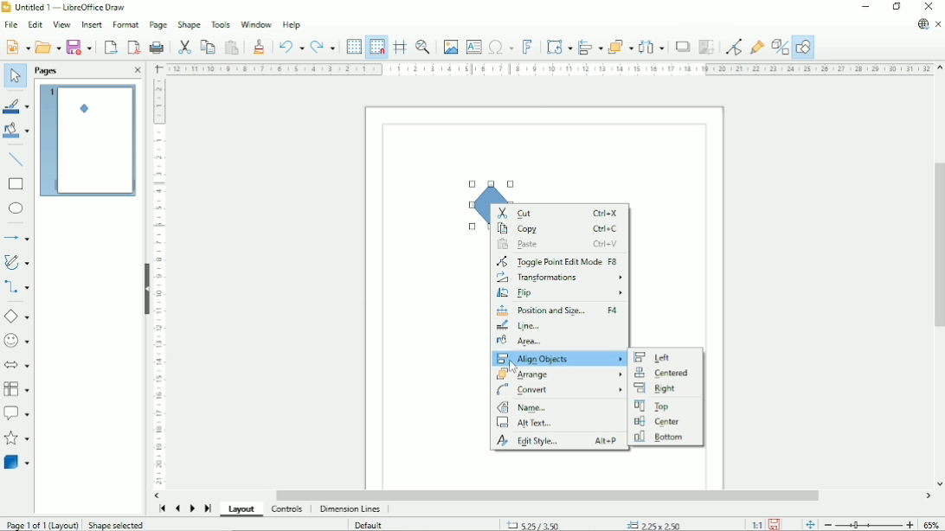  What do you see at coordinates (325, 46) in the screenshot?
I see `Redo` at bounding box center [325, 46].